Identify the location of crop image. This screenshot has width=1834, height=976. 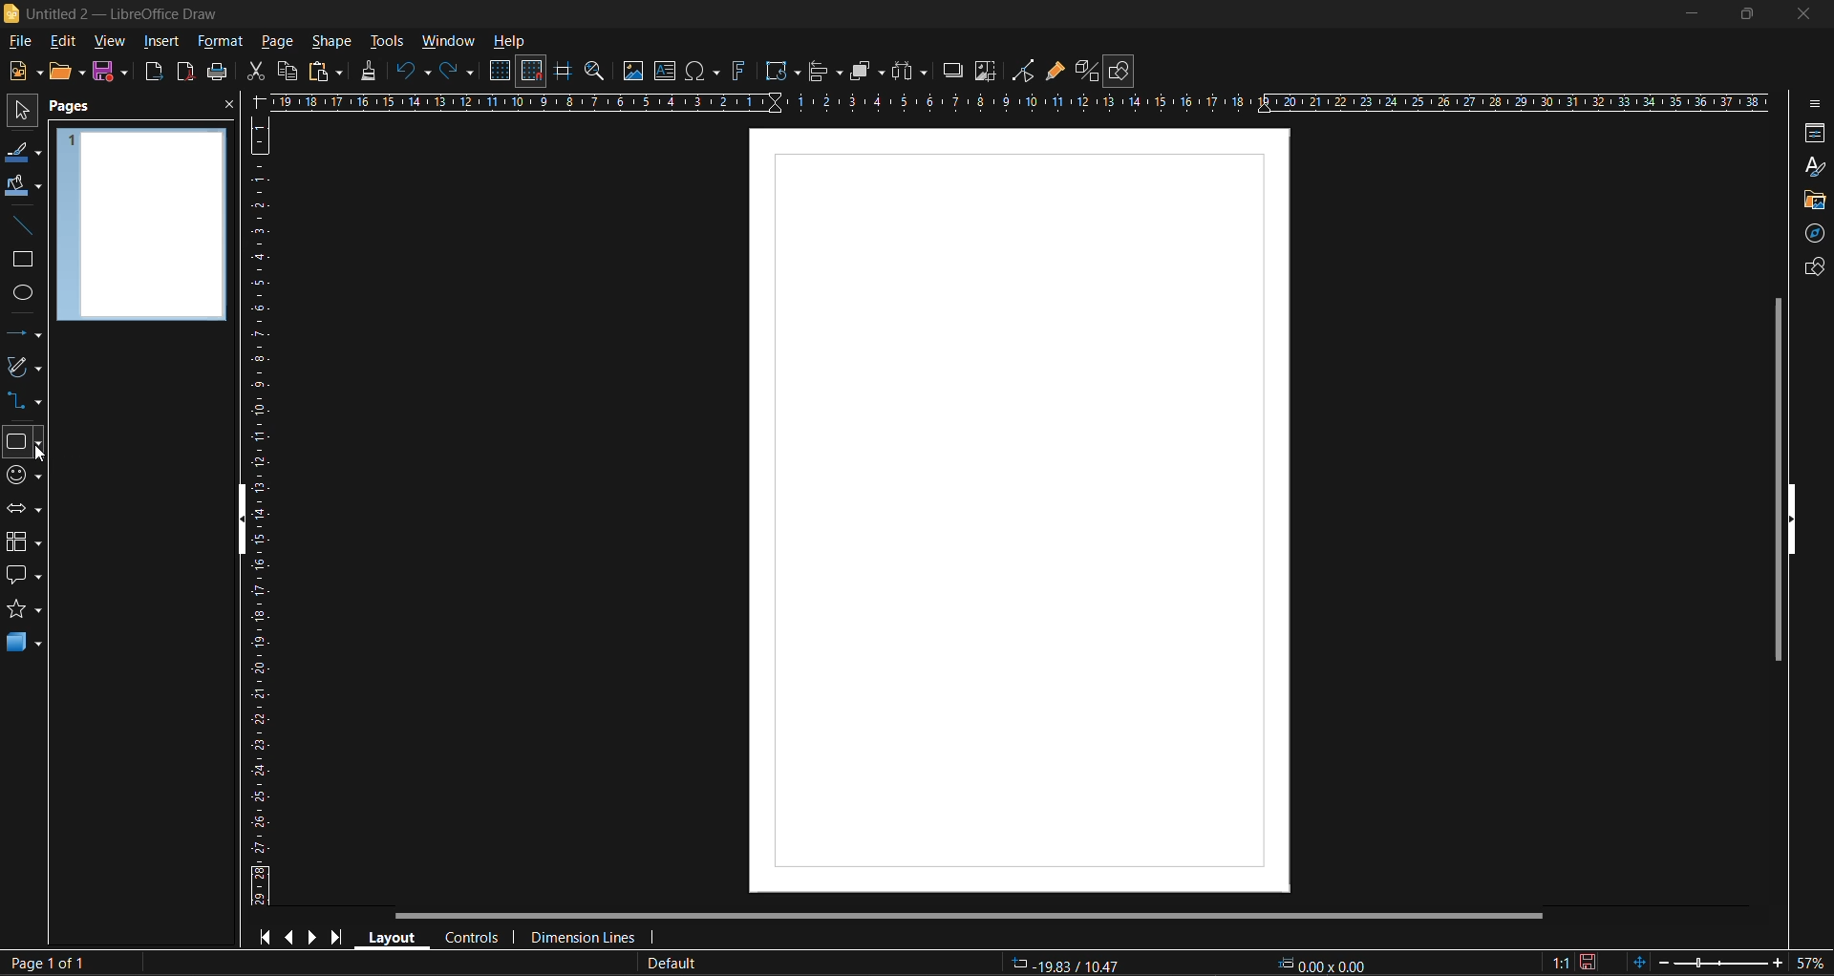
(987, 72).